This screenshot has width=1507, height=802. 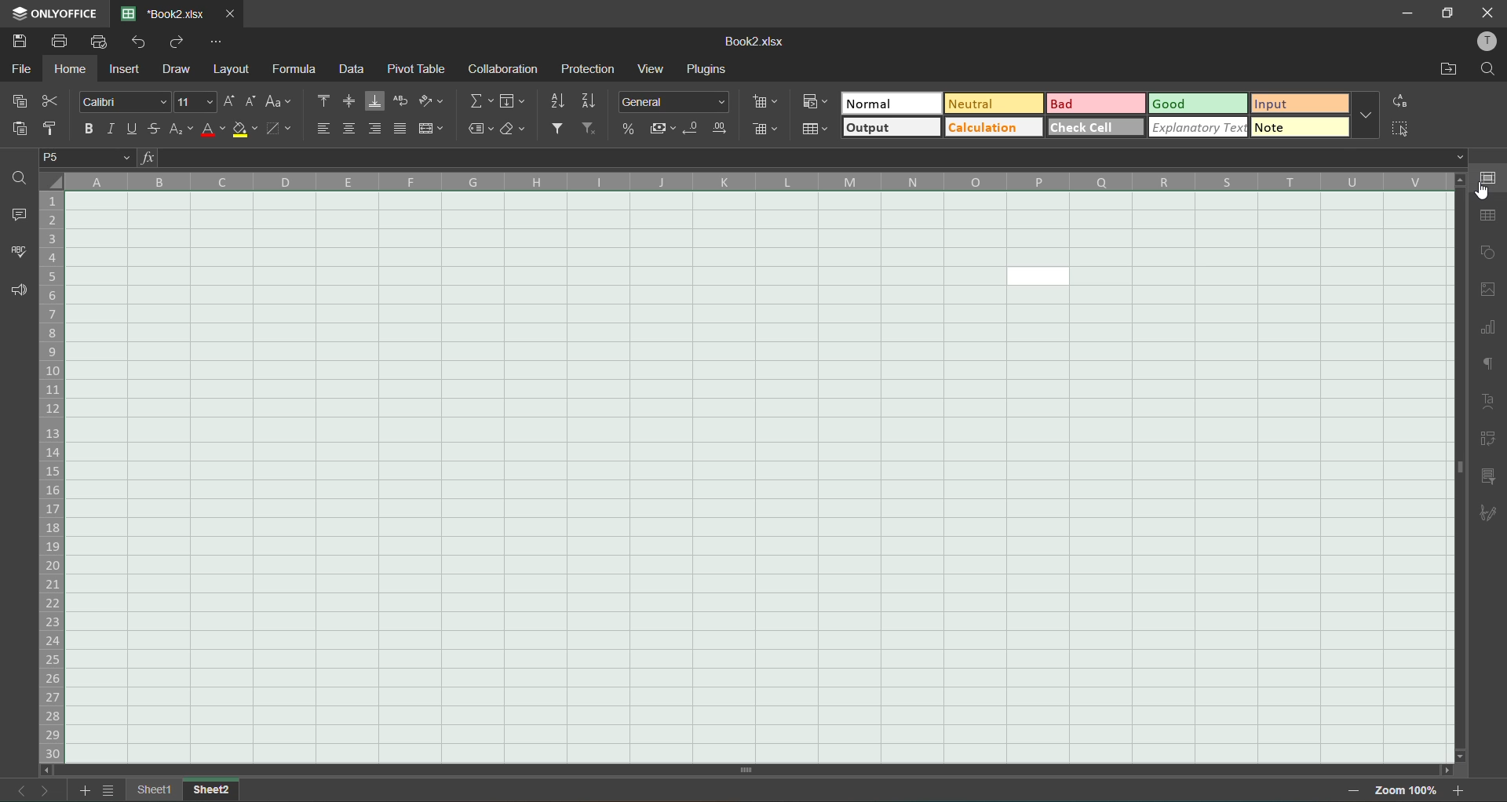 I want to click on wrap text, so click(x=404, y=101).